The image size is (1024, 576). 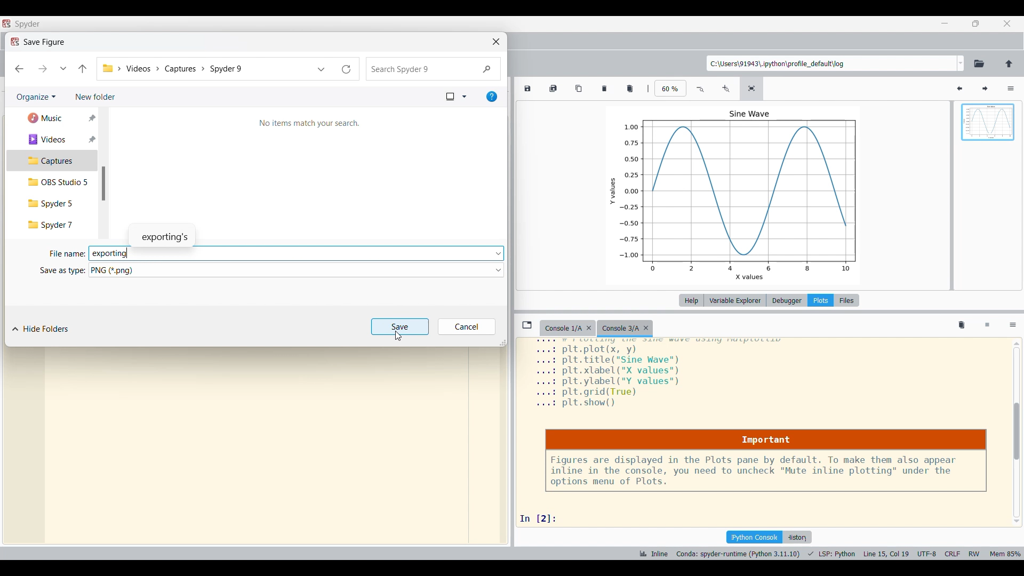 I want to click on Name options, so click(x=498, y=253).